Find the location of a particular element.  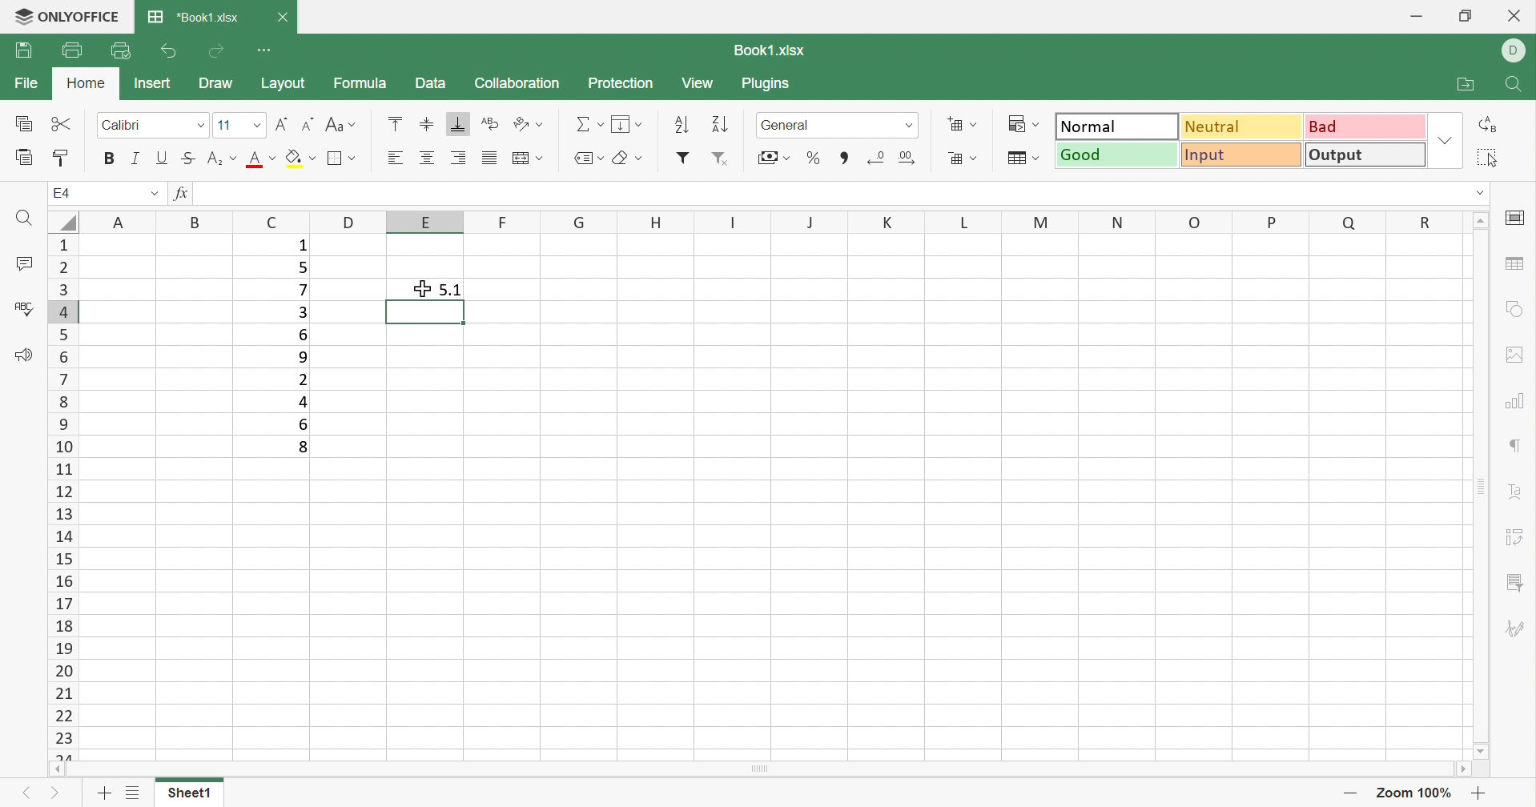

Select all is located at coordinates (1488, 160).